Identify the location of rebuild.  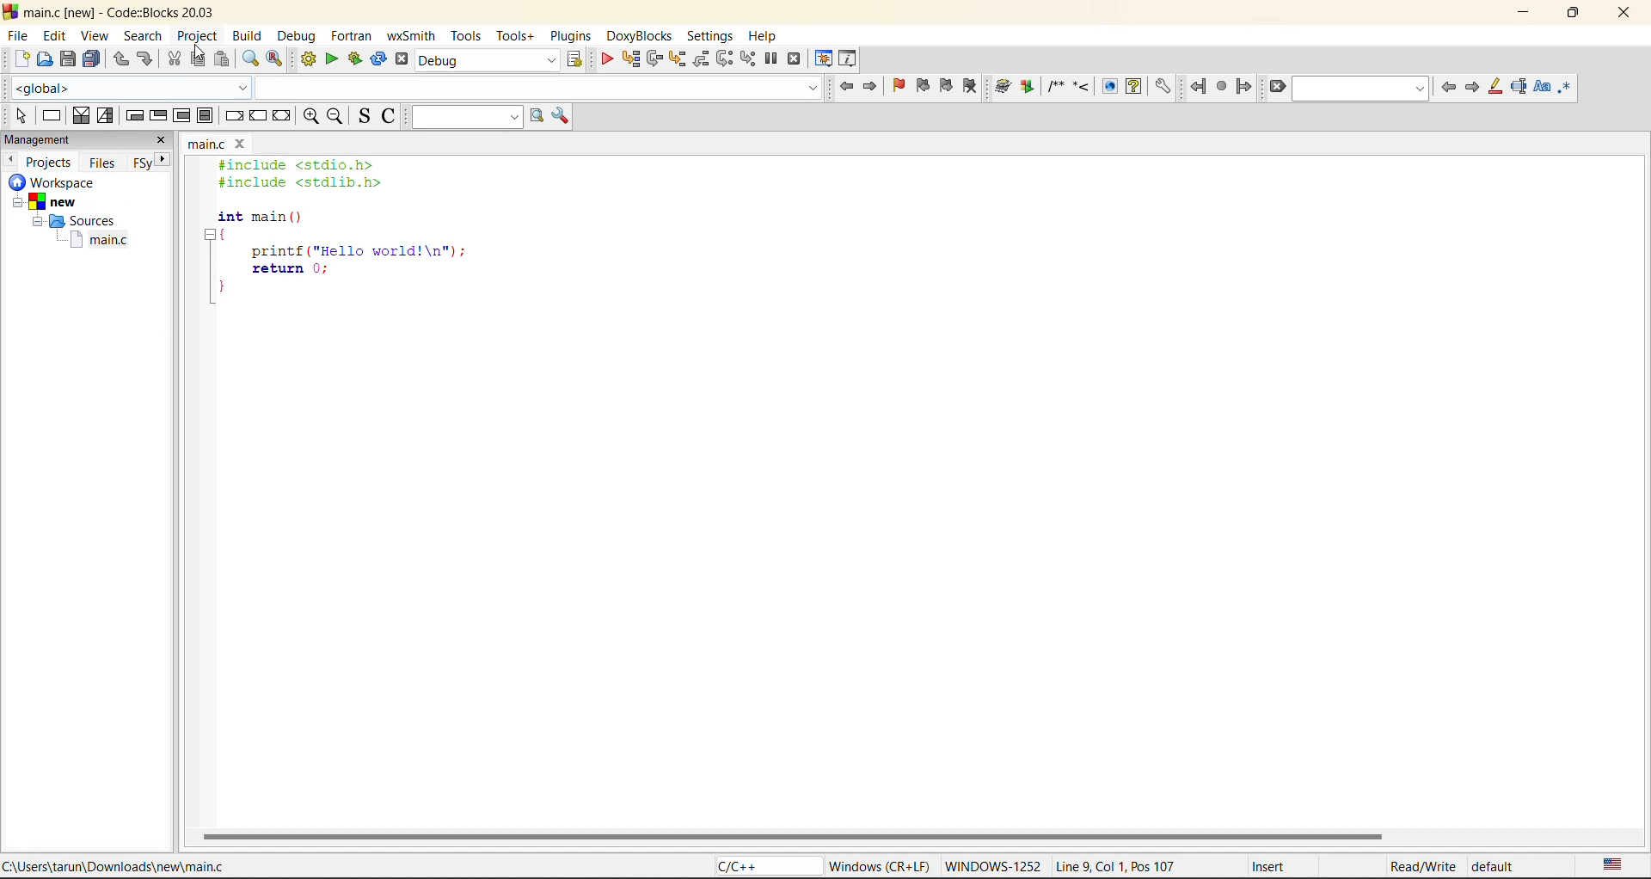
(377, 59).